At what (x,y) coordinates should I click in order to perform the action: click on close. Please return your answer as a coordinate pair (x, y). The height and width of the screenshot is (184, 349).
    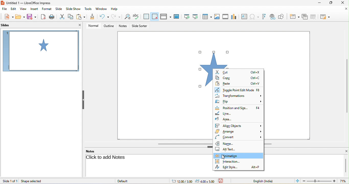
    Looking at the image, I should click on (345, 9).